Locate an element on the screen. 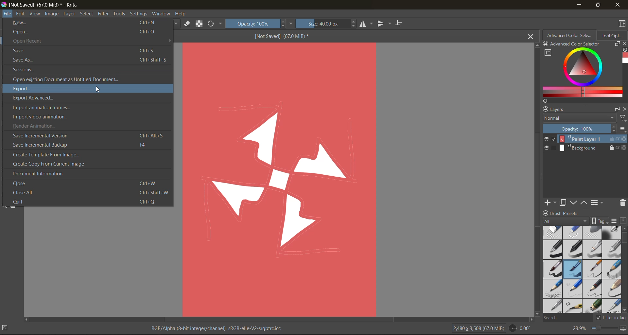 This screenshot has width=628, height=335. opacity is located at coordinates (584, 129).